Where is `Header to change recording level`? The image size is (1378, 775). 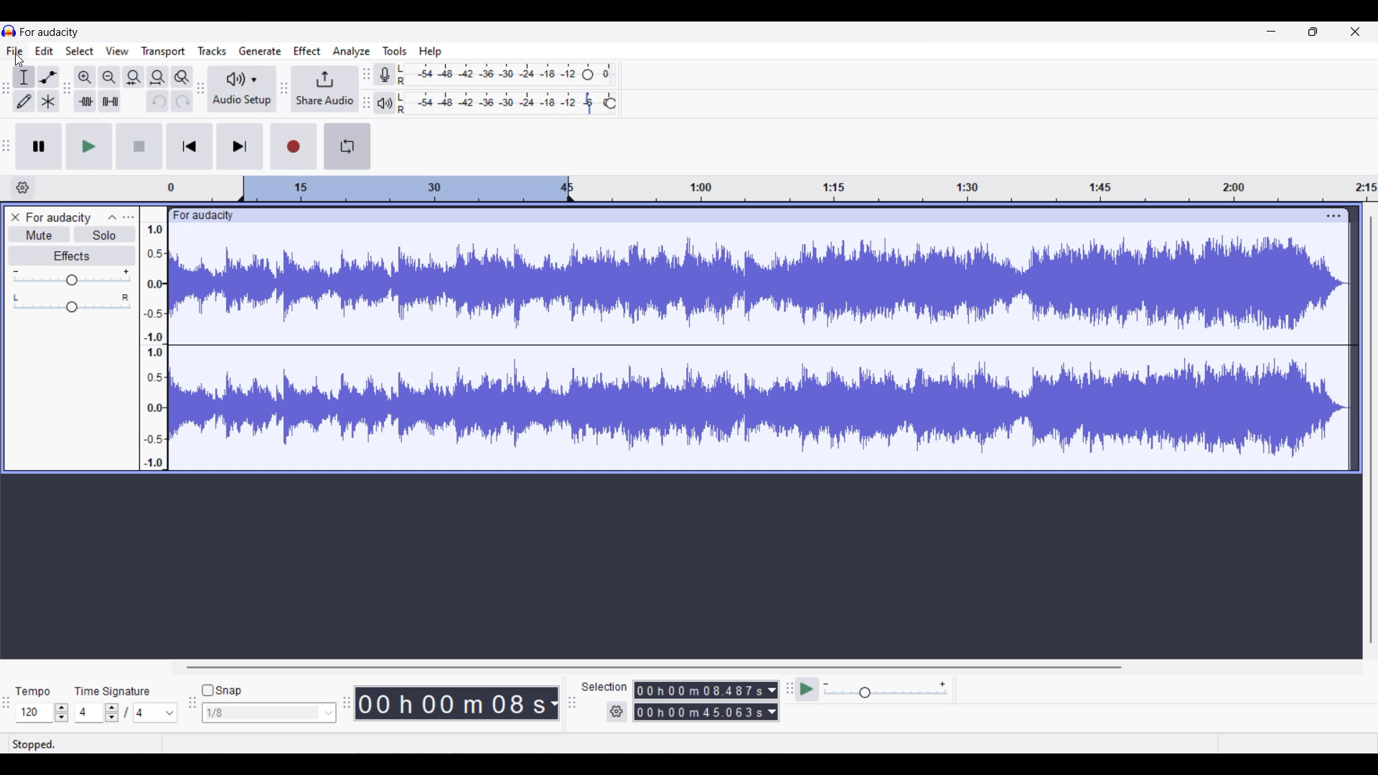 Header to change recording level is located at coordinates (588, 75).